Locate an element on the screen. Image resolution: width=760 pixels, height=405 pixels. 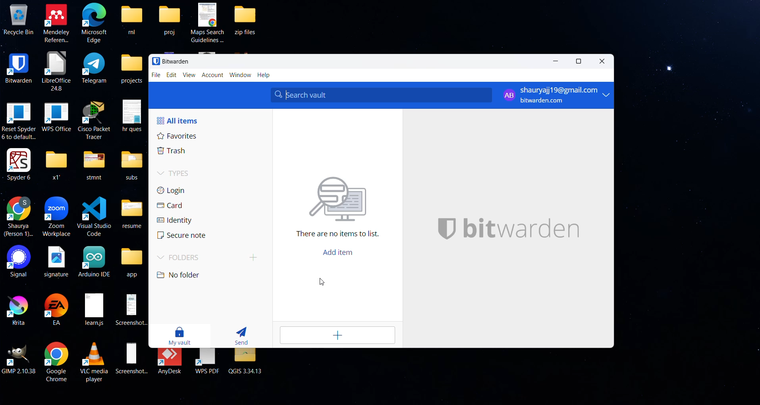
send is located at coordinates (243, 334).